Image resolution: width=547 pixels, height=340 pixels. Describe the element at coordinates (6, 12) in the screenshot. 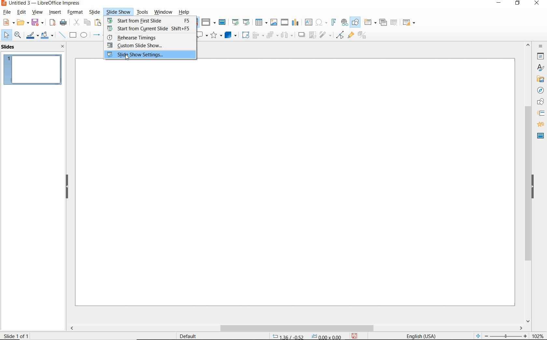

I see `FILE` at that location.